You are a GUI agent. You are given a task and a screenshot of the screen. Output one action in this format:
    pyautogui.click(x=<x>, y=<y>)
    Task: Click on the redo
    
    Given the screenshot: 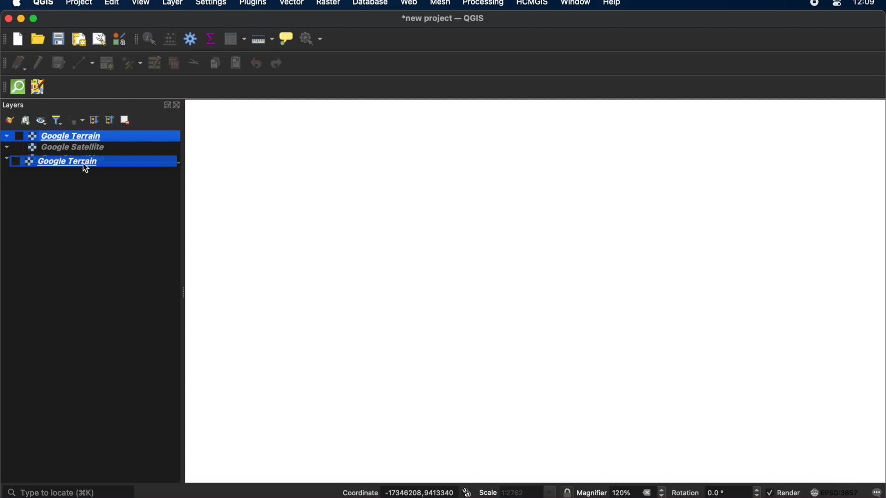 What is the action you would take?
    pyautogui.click(x=279, y=64)
    